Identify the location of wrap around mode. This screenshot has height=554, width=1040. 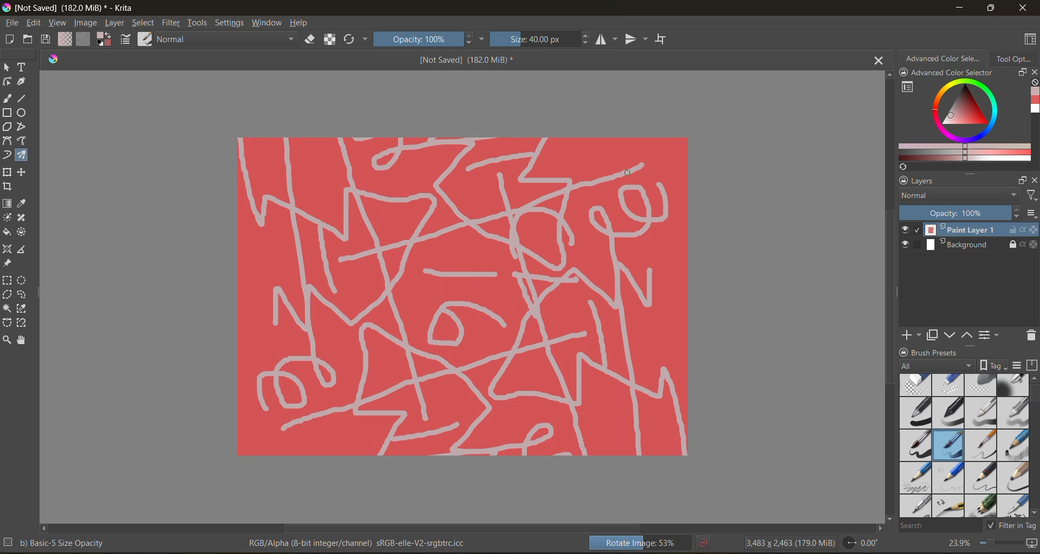
(666, 39).